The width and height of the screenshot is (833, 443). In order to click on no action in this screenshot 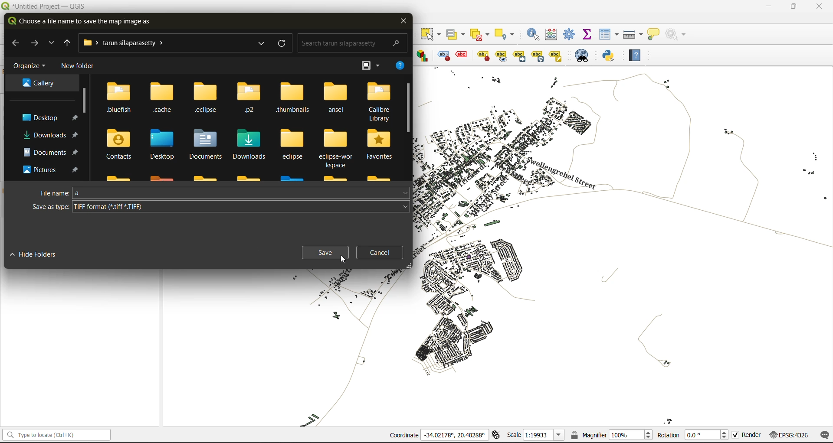, I will do `click(678, 34)`.